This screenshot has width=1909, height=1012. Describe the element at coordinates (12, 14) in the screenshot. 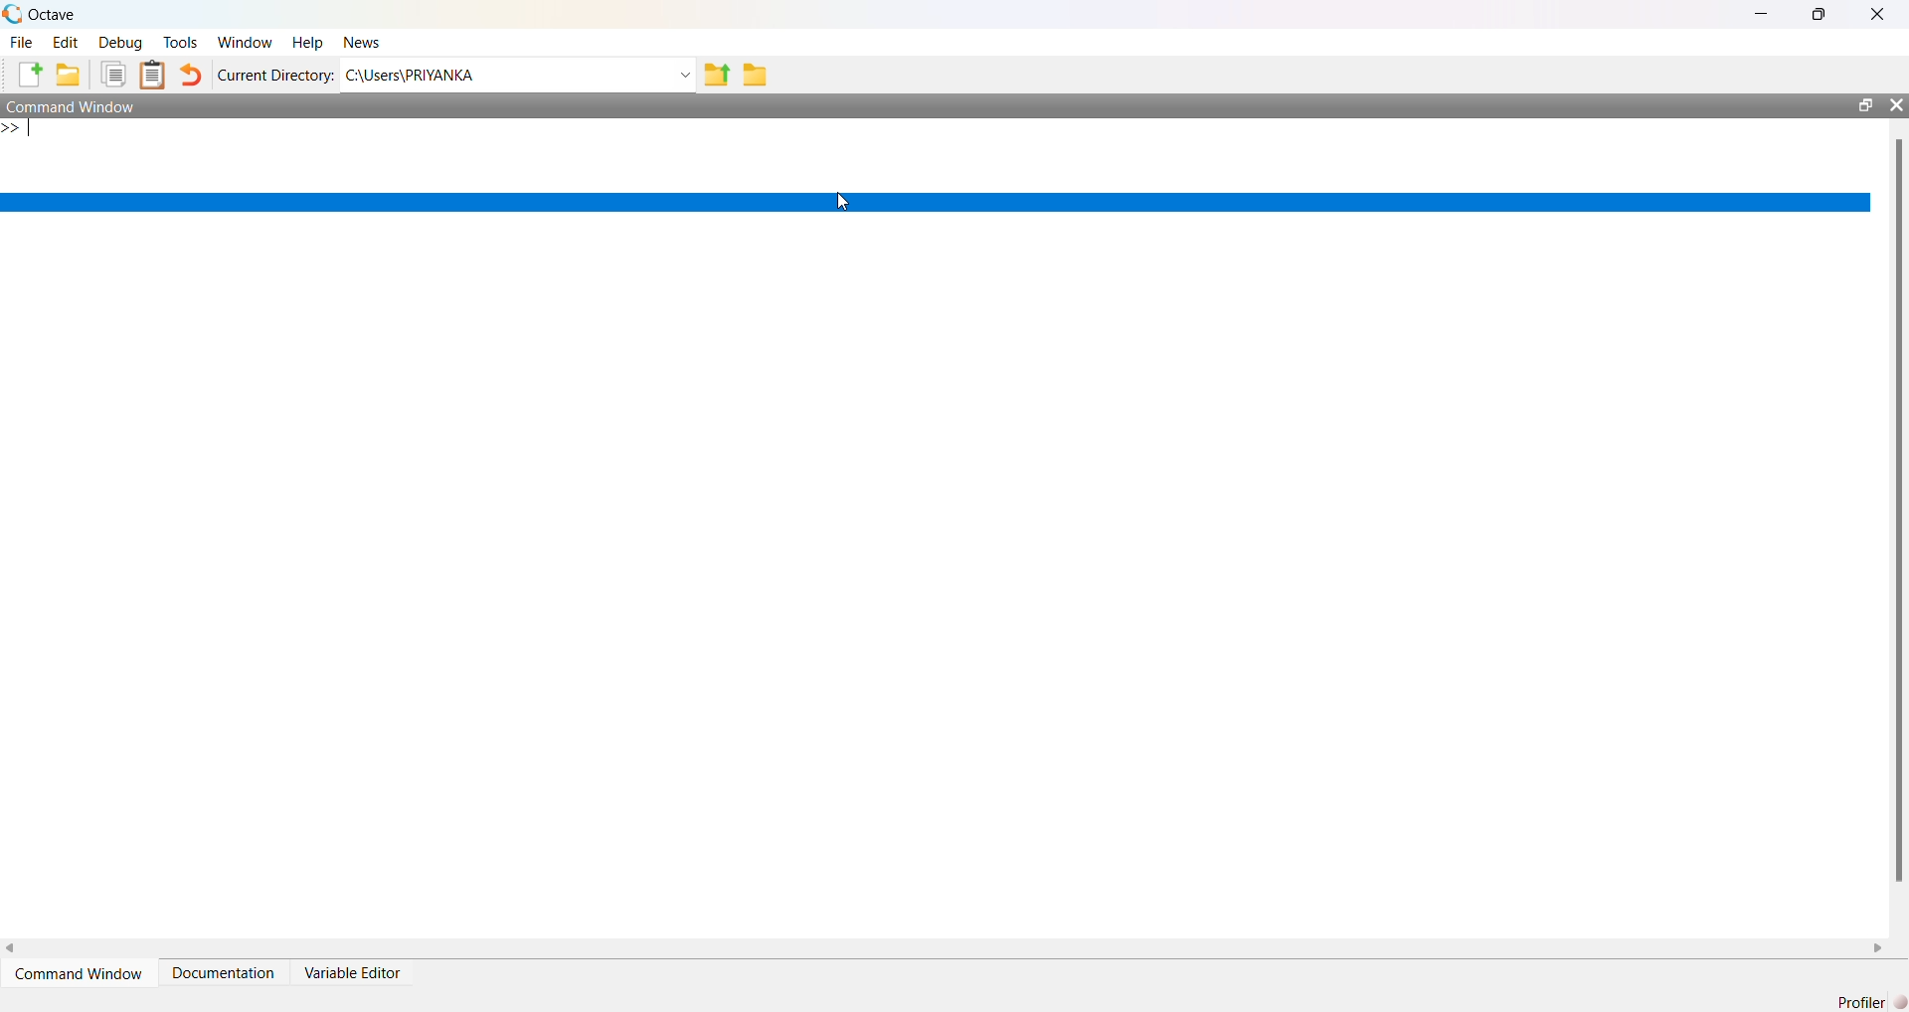

I see `logo` at that location.